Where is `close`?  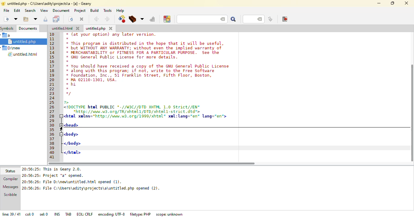 close is located at coordinates (82, 19).